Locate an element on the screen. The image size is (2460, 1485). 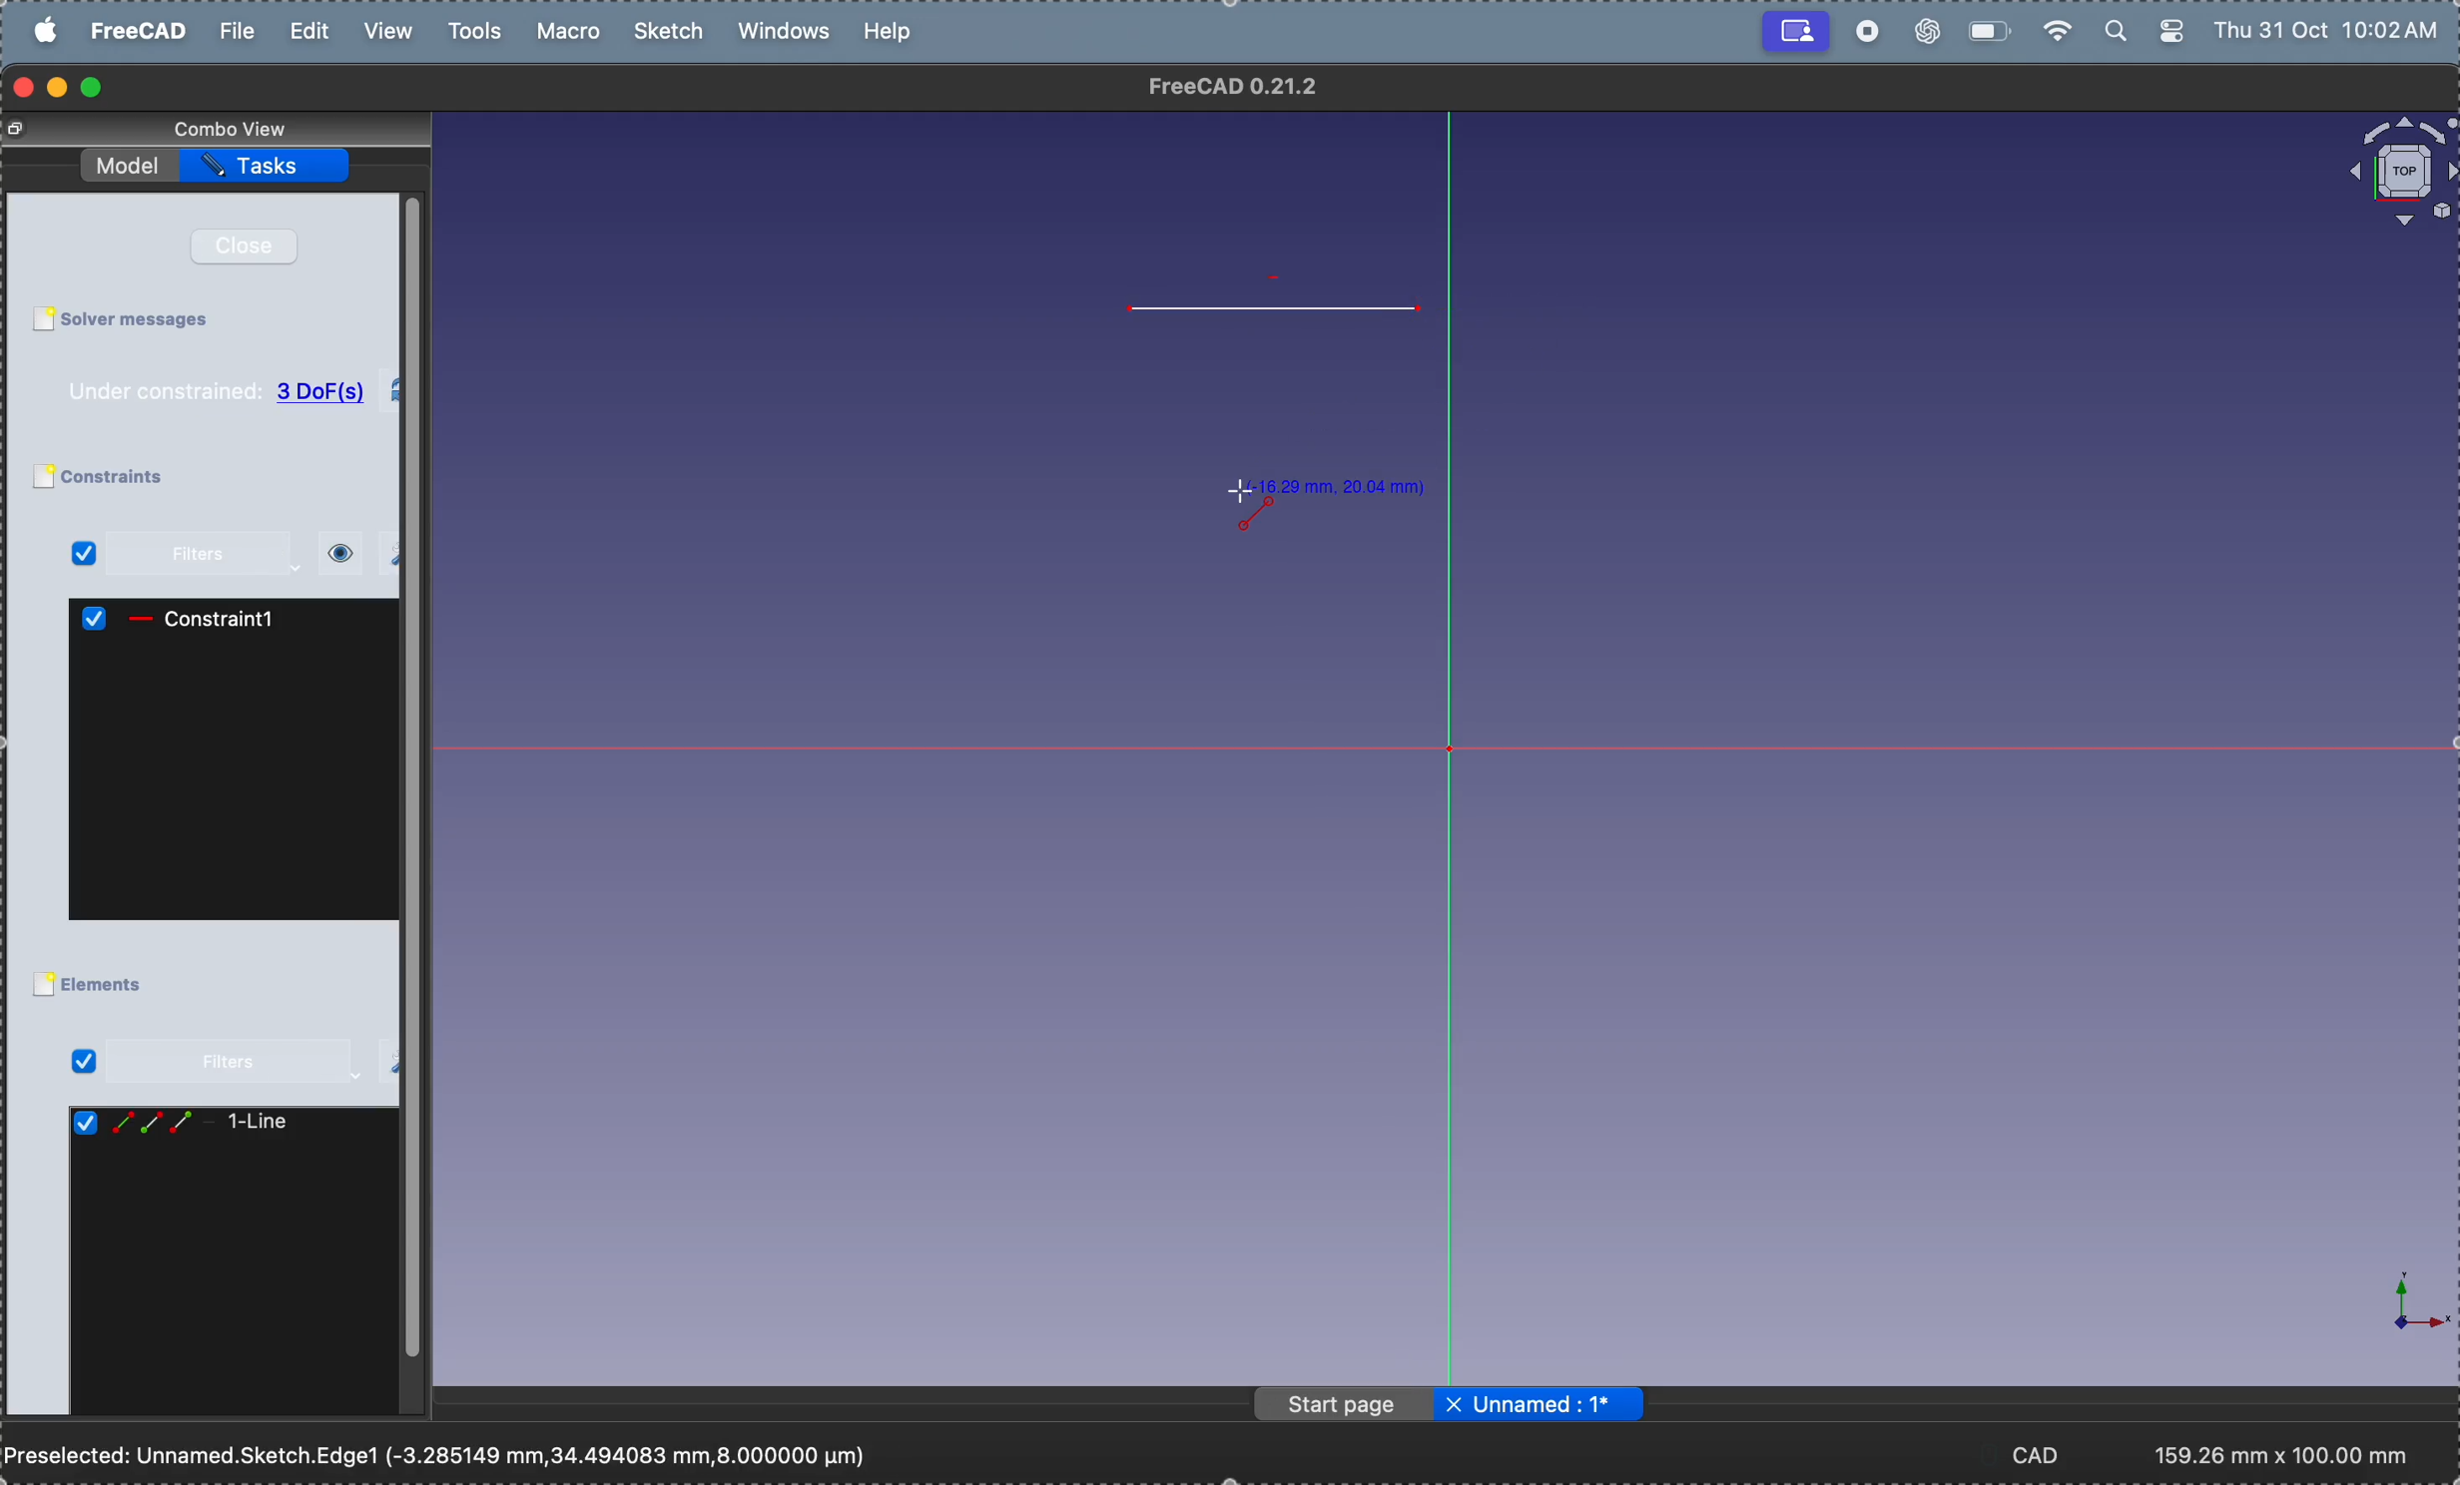
193.17 mm x 100.00 mm is located at coordinates (2283, 1455).